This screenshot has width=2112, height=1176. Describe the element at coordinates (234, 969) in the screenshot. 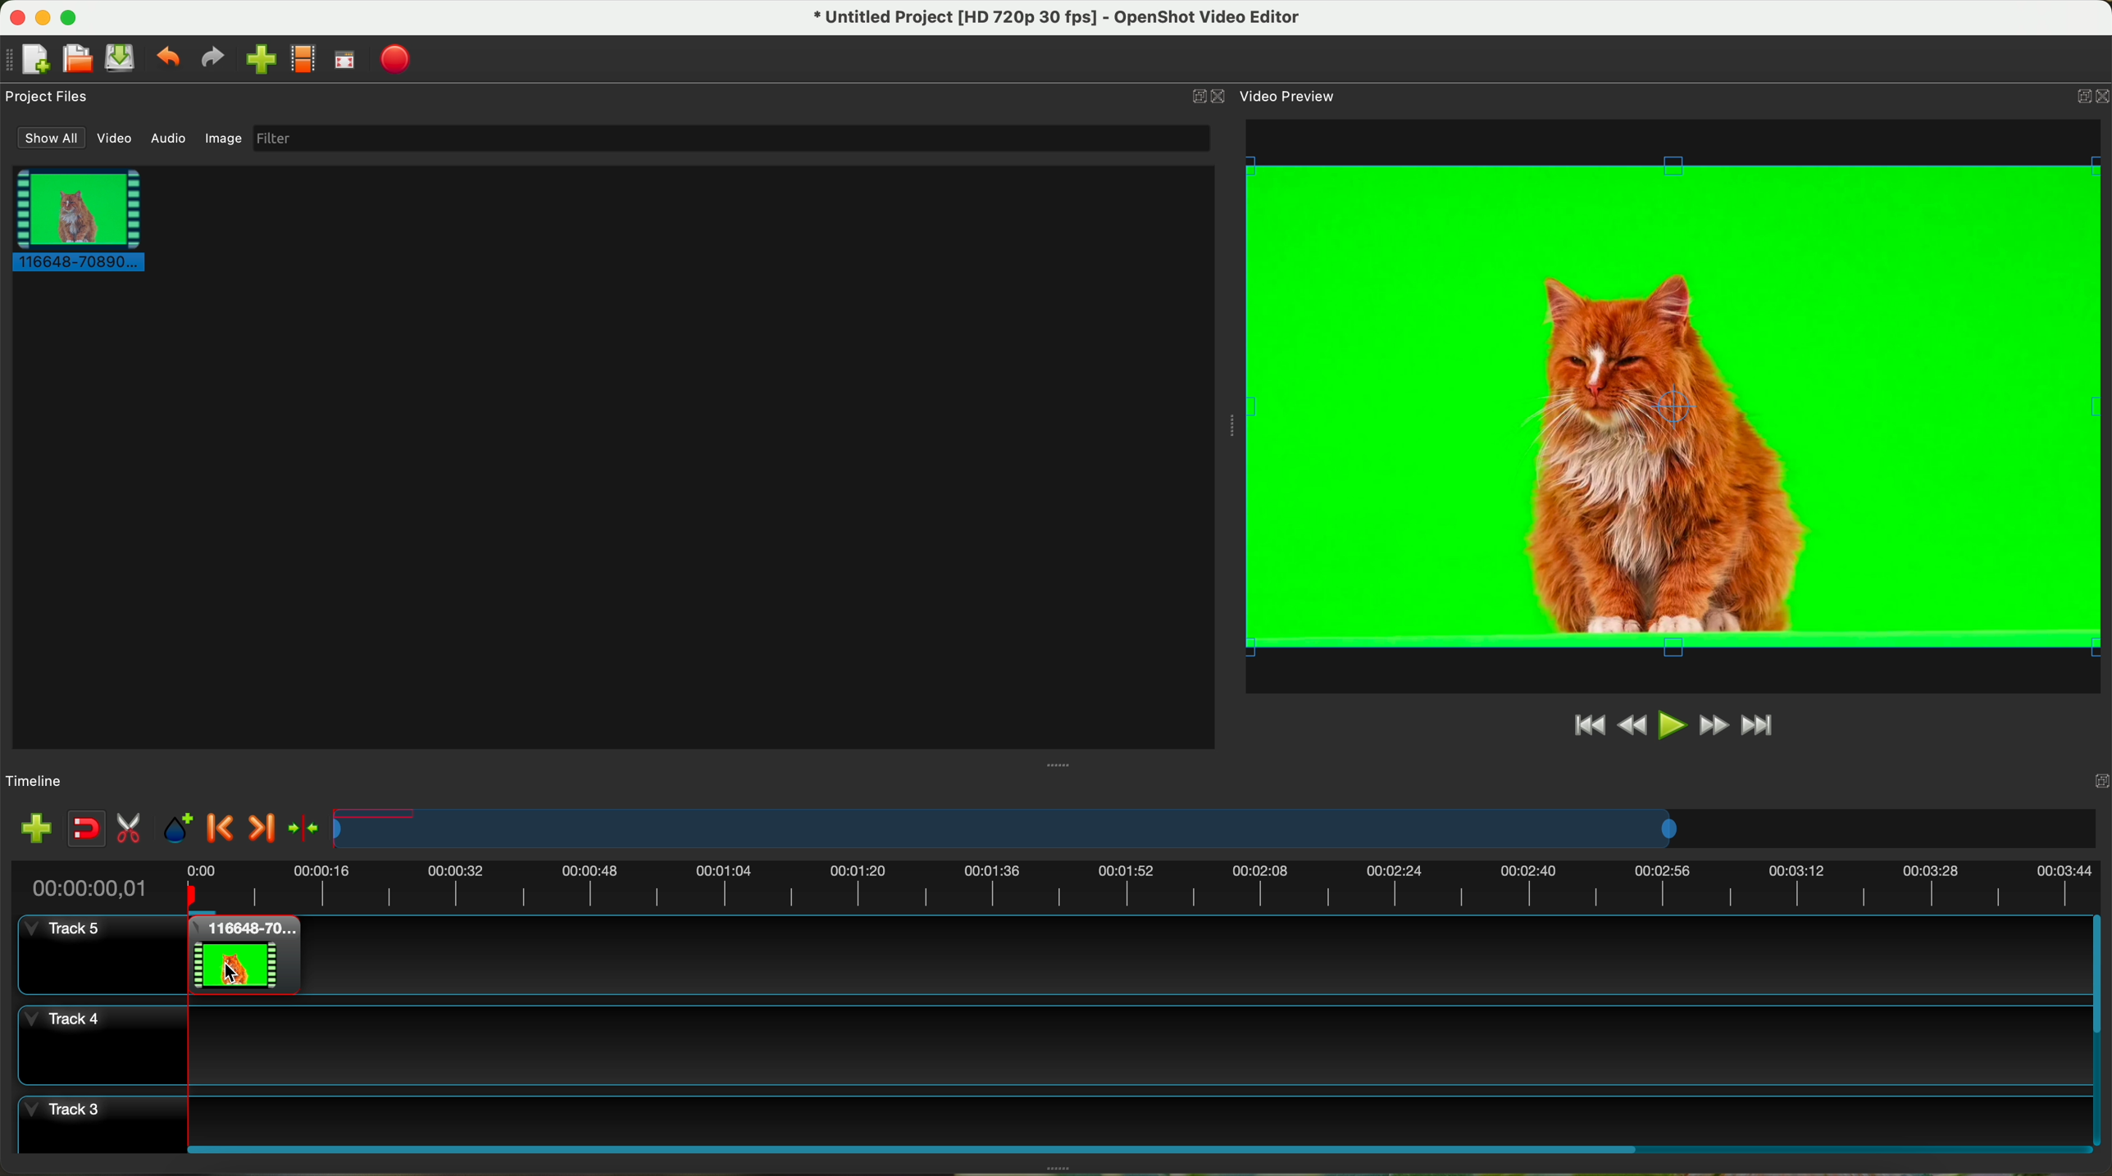

I see `mouse` at that location.